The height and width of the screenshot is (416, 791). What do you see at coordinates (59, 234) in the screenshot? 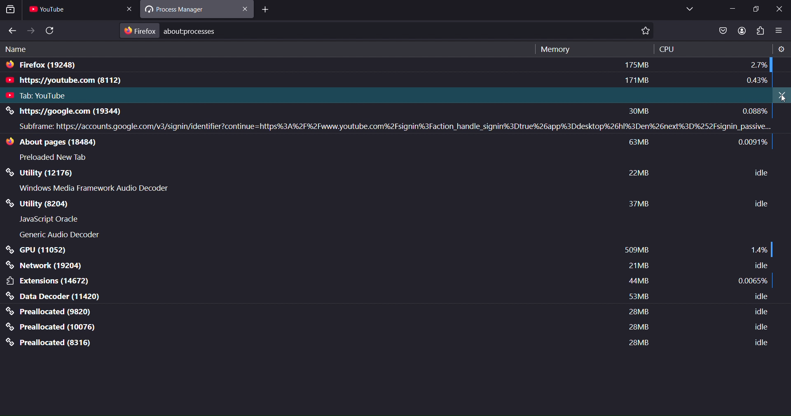
I see `Generic Audio Decoder` at bounding box center [59, 234].